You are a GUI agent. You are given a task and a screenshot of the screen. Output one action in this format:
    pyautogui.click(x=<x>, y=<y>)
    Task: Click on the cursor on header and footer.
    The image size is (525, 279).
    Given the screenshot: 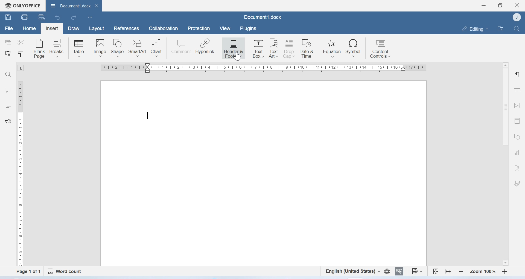 What is the action you would take?
    pyautogui.click(x=237, y=57)
    